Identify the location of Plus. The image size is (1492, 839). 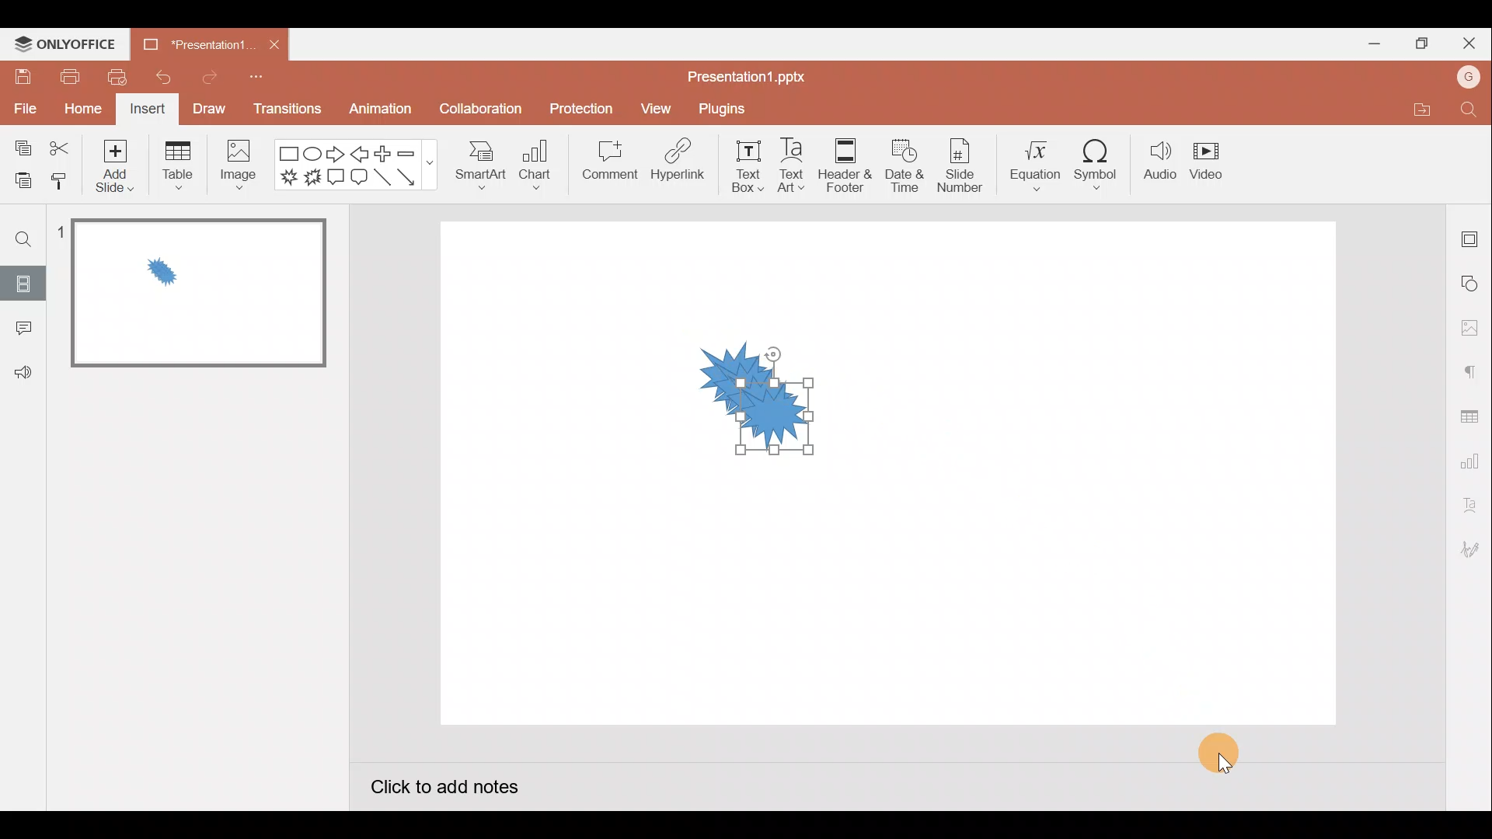
(382, 154).